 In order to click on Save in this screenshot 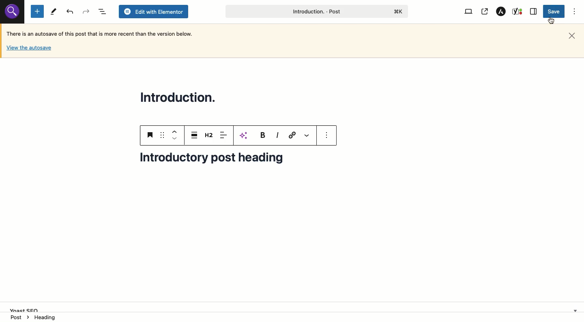, I will do `click(555, 11)`.